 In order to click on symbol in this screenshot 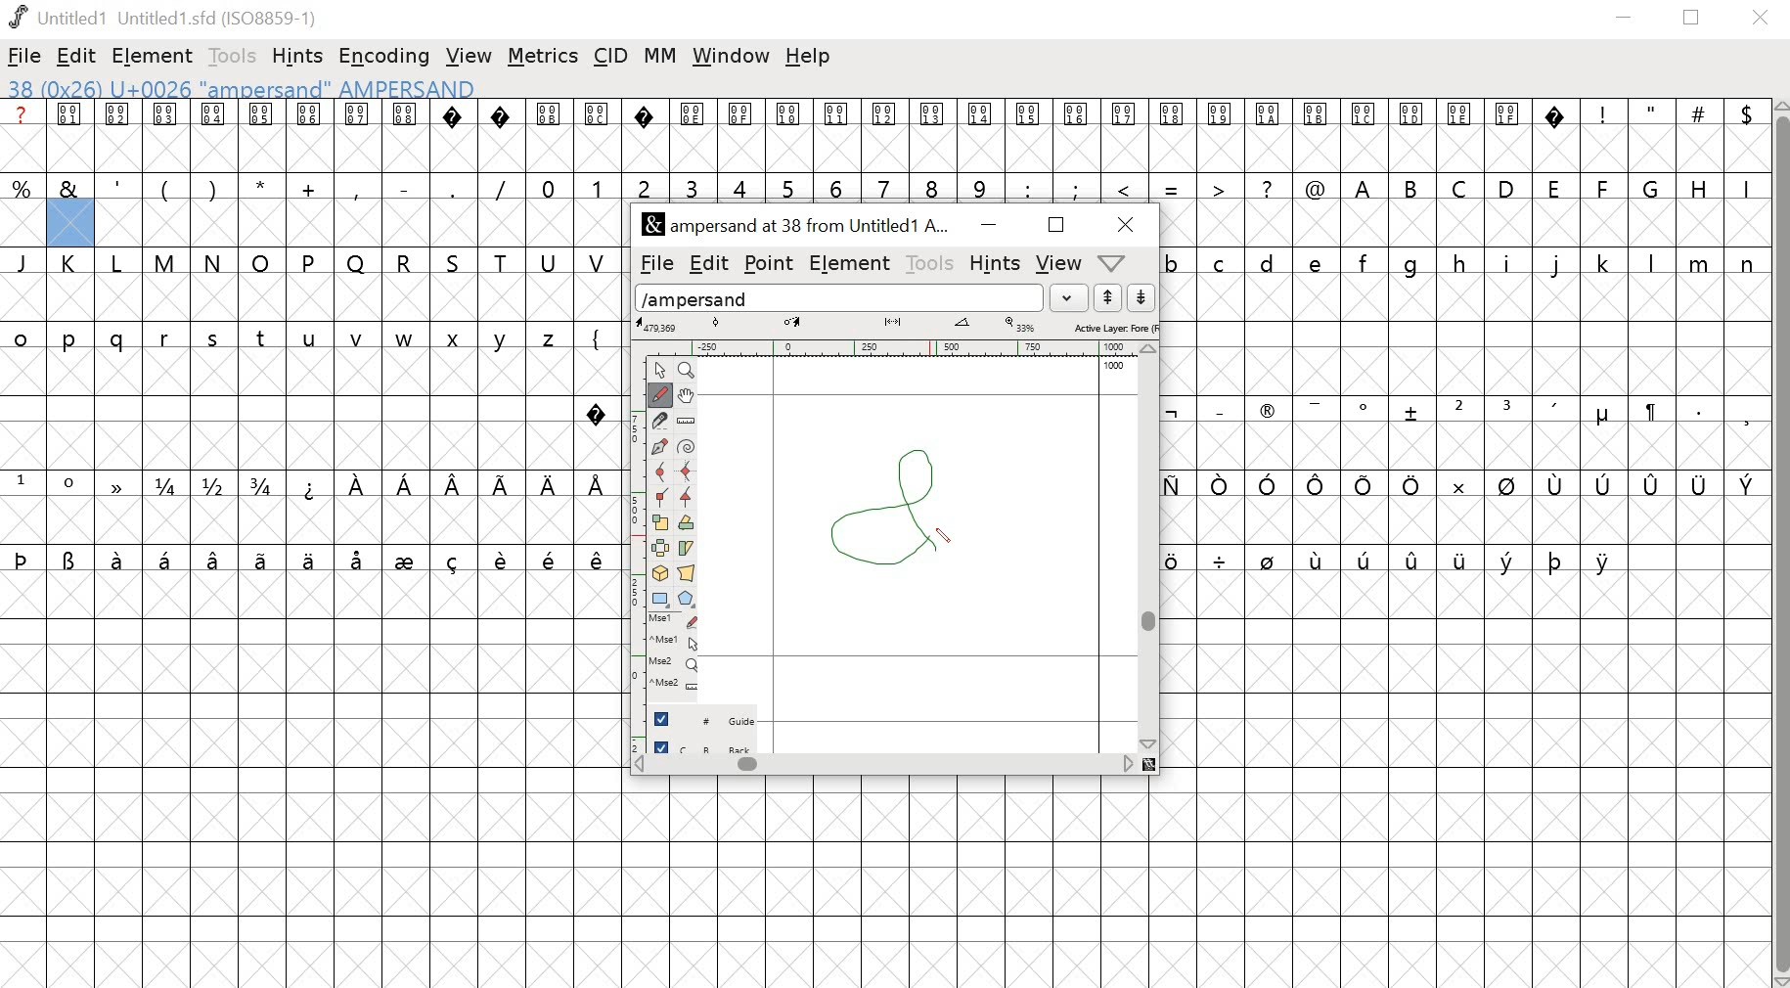, I will do `click(1556, 560)`.